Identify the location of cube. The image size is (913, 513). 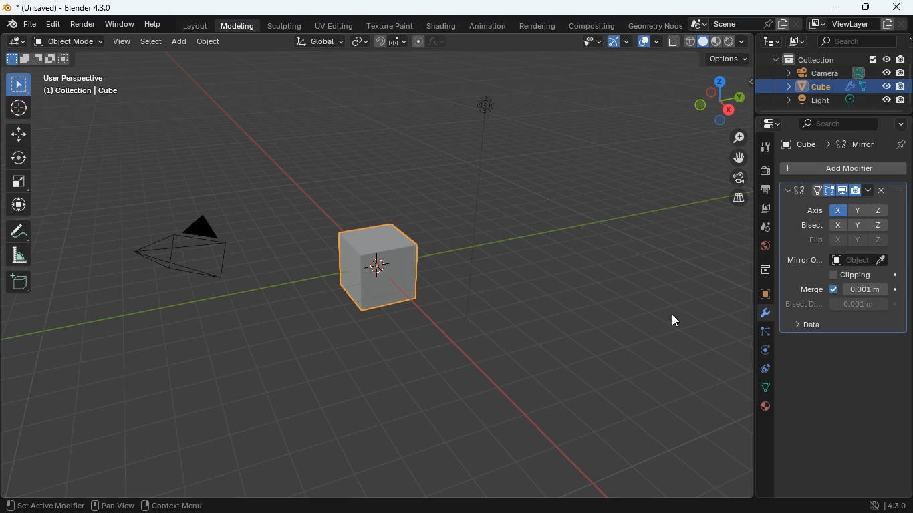
(845, 144).